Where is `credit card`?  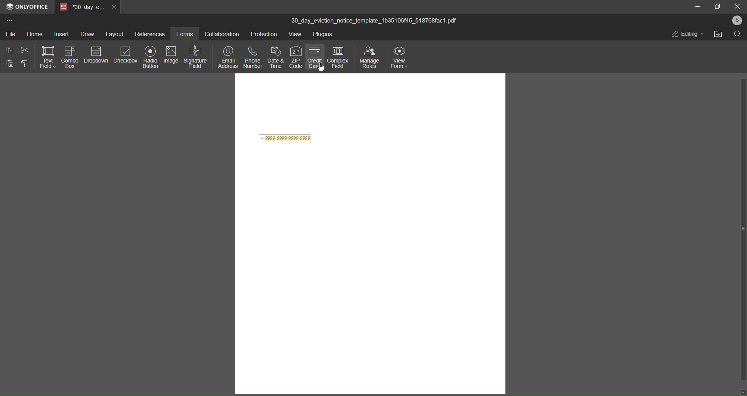
credit card is located at coordinates (316, 58).